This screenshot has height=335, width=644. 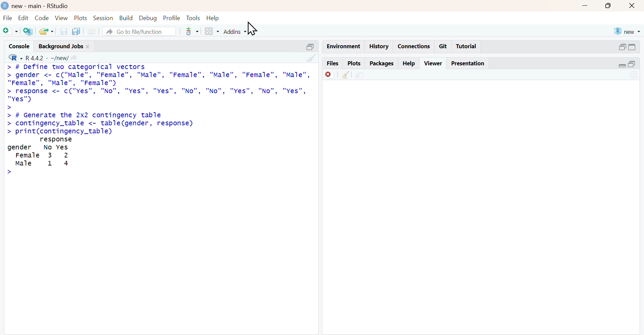 I want to click on connections, so click(x=415, y=47).